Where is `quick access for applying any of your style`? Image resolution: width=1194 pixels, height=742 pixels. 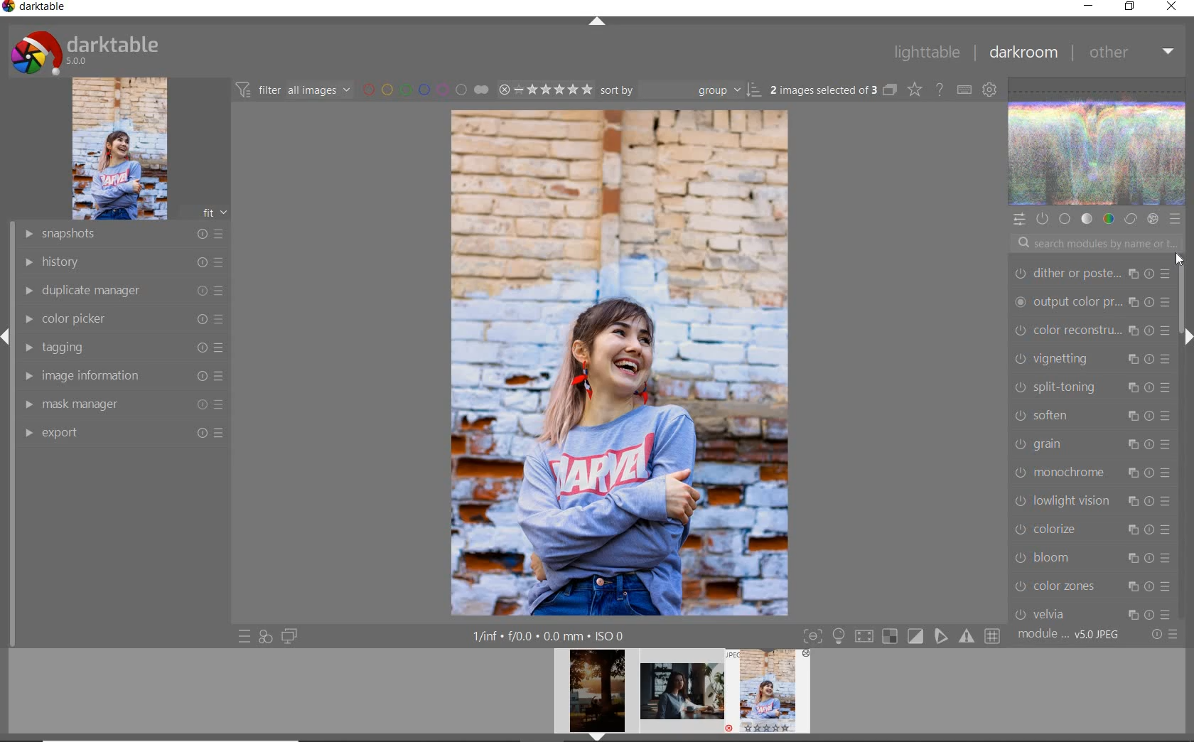
quick access for applying any of your style is located at coordinates (264, 636).